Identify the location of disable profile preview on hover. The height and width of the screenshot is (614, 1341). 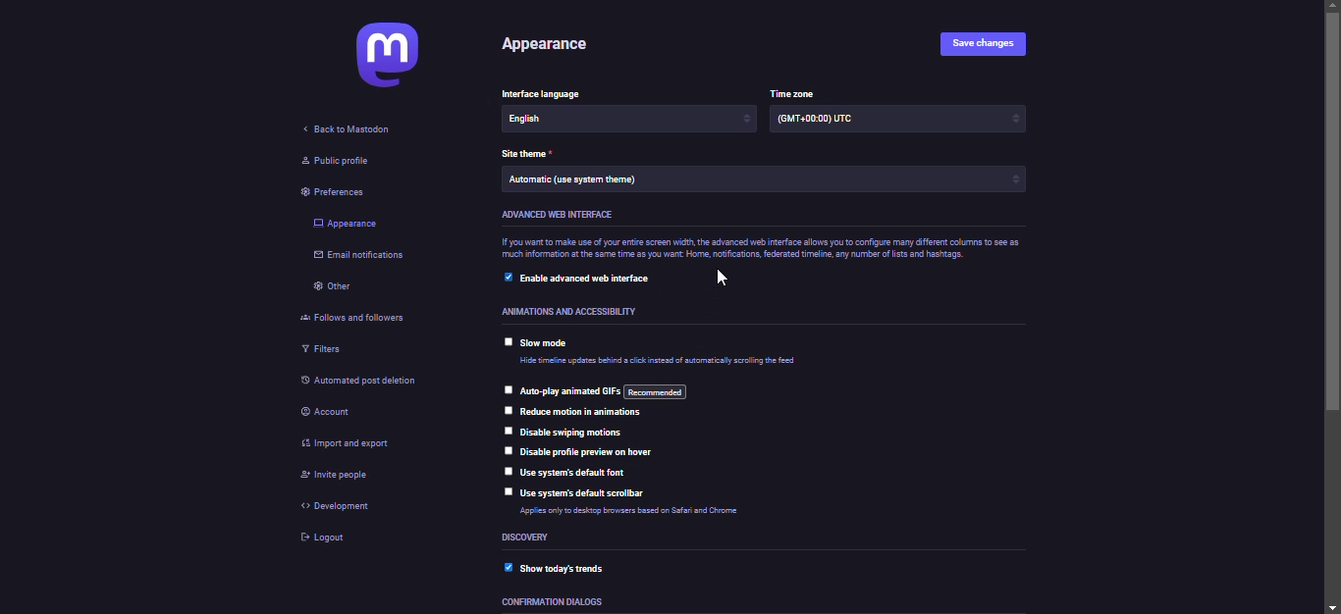
(601, 450).